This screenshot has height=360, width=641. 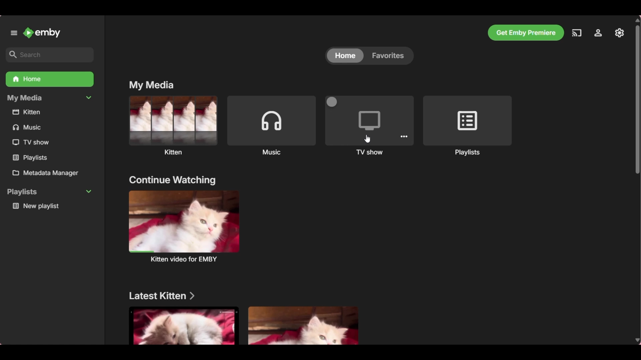 I want to click on Collapse Playlists, so click(x=49, y=192).